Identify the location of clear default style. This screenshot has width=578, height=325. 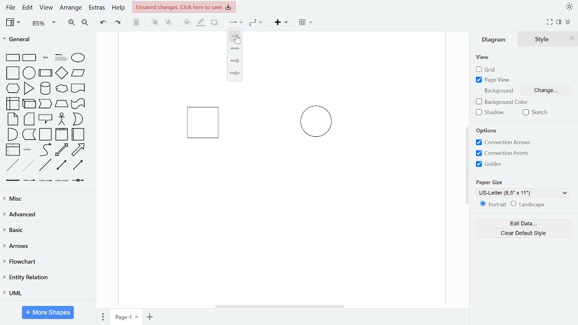
(528, 205).